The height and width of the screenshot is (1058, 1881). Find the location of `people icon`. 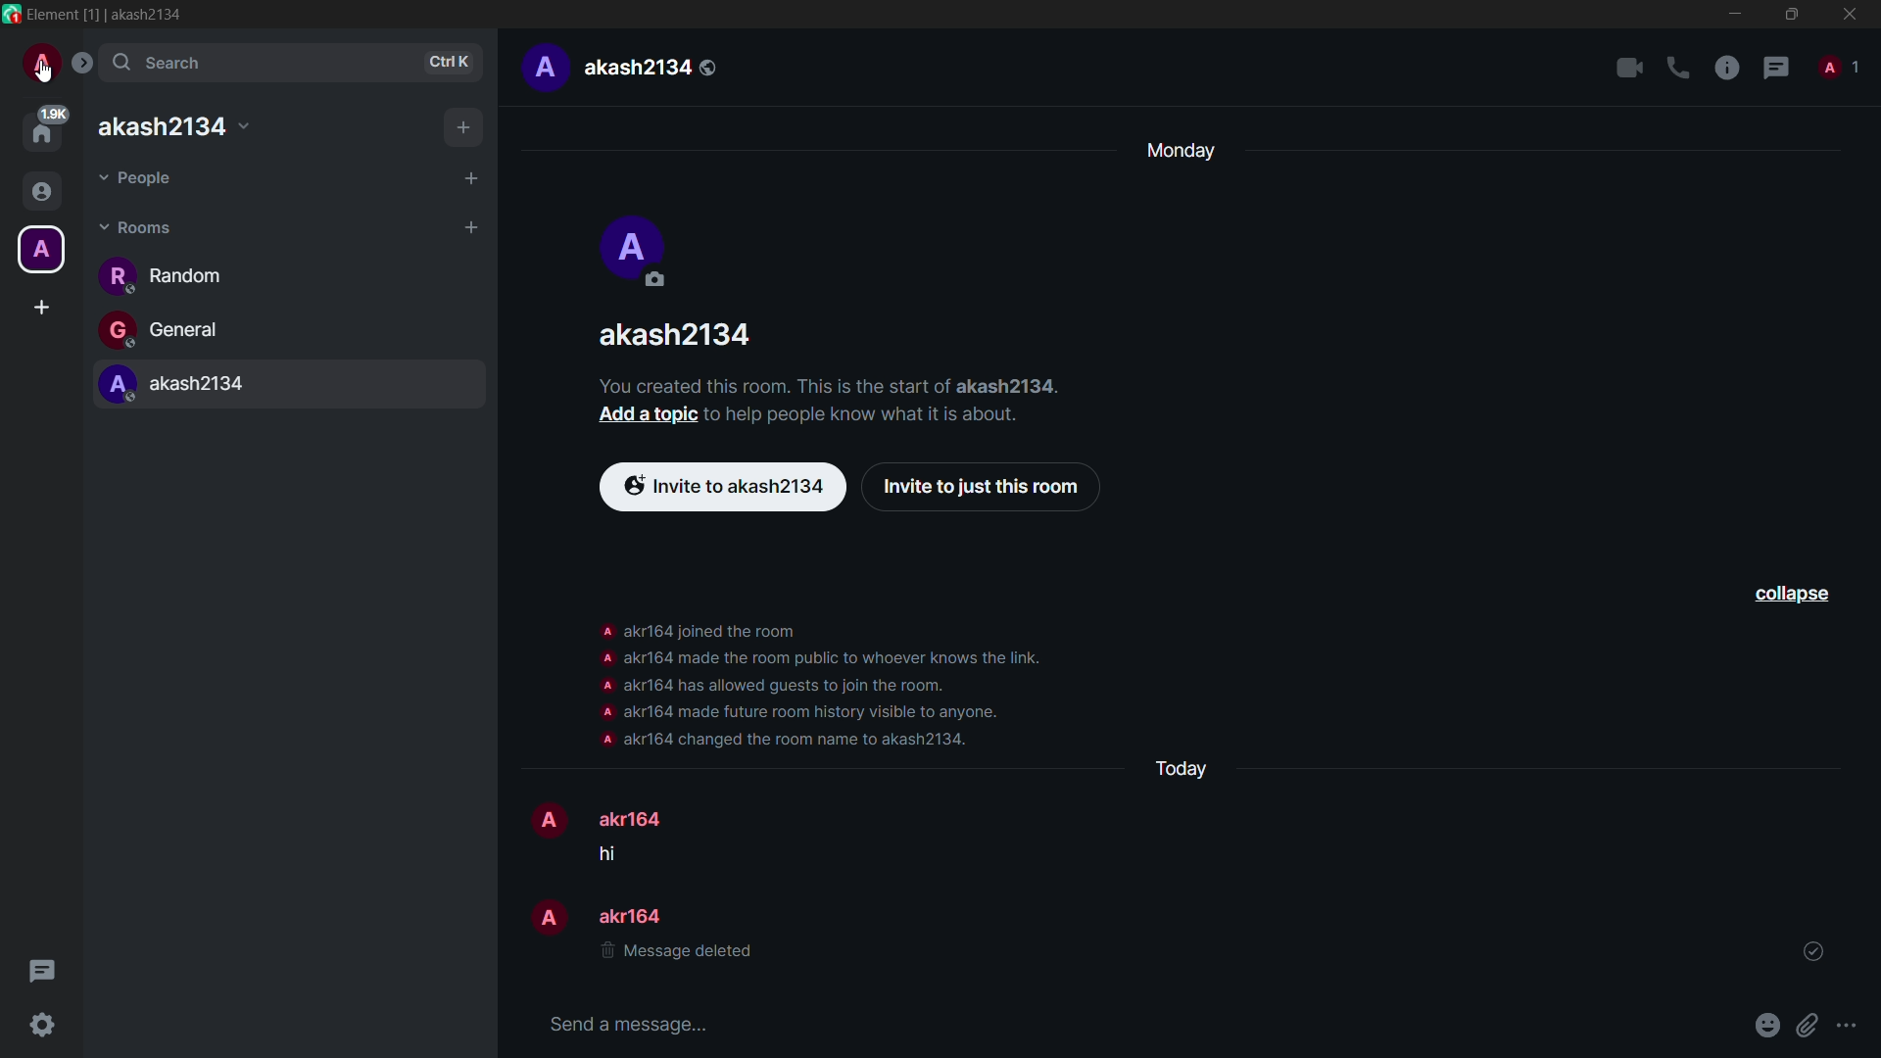

people icon is located at coordinates (39, 193).